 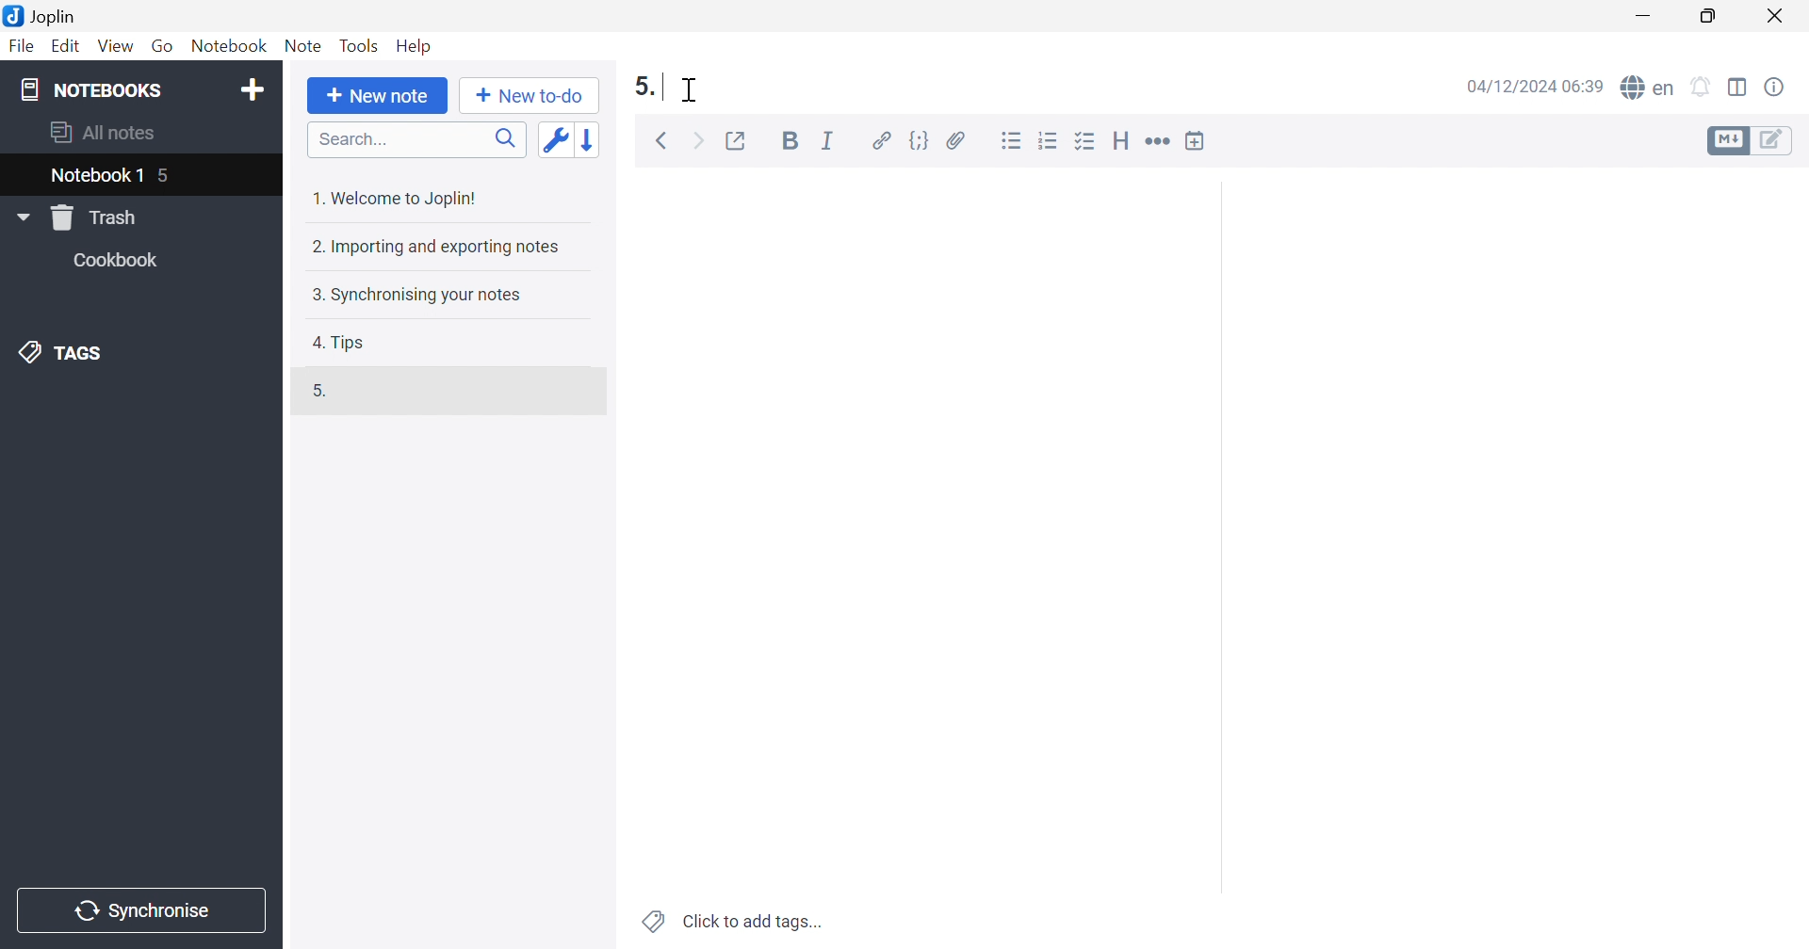 What do you see at coordinates (742, 142) in the screenshot?
I see `Toggle external editing` at bounding box center [742, 142].